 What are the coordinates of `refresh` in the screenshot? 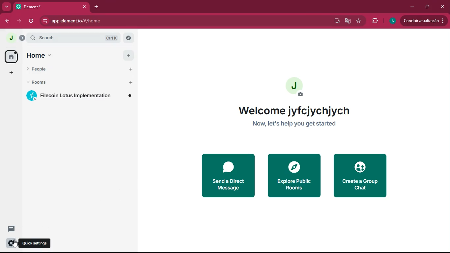 It's located at (30, 21).